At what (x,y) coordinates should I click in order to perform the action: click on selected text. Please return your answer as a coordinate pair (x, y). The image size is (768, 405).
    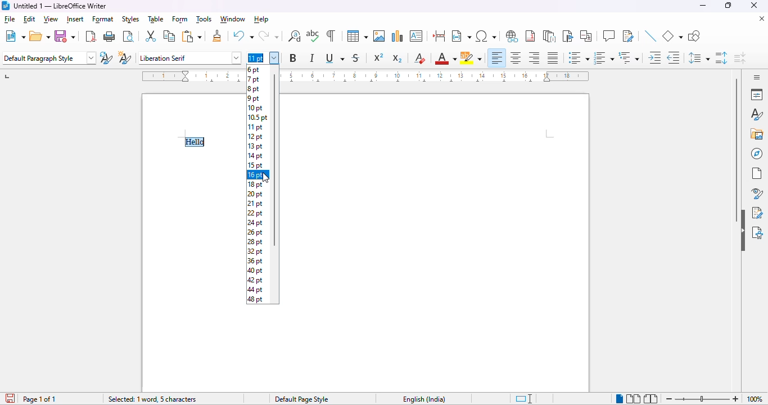
    Looking at the image, I should click on (194, 141).